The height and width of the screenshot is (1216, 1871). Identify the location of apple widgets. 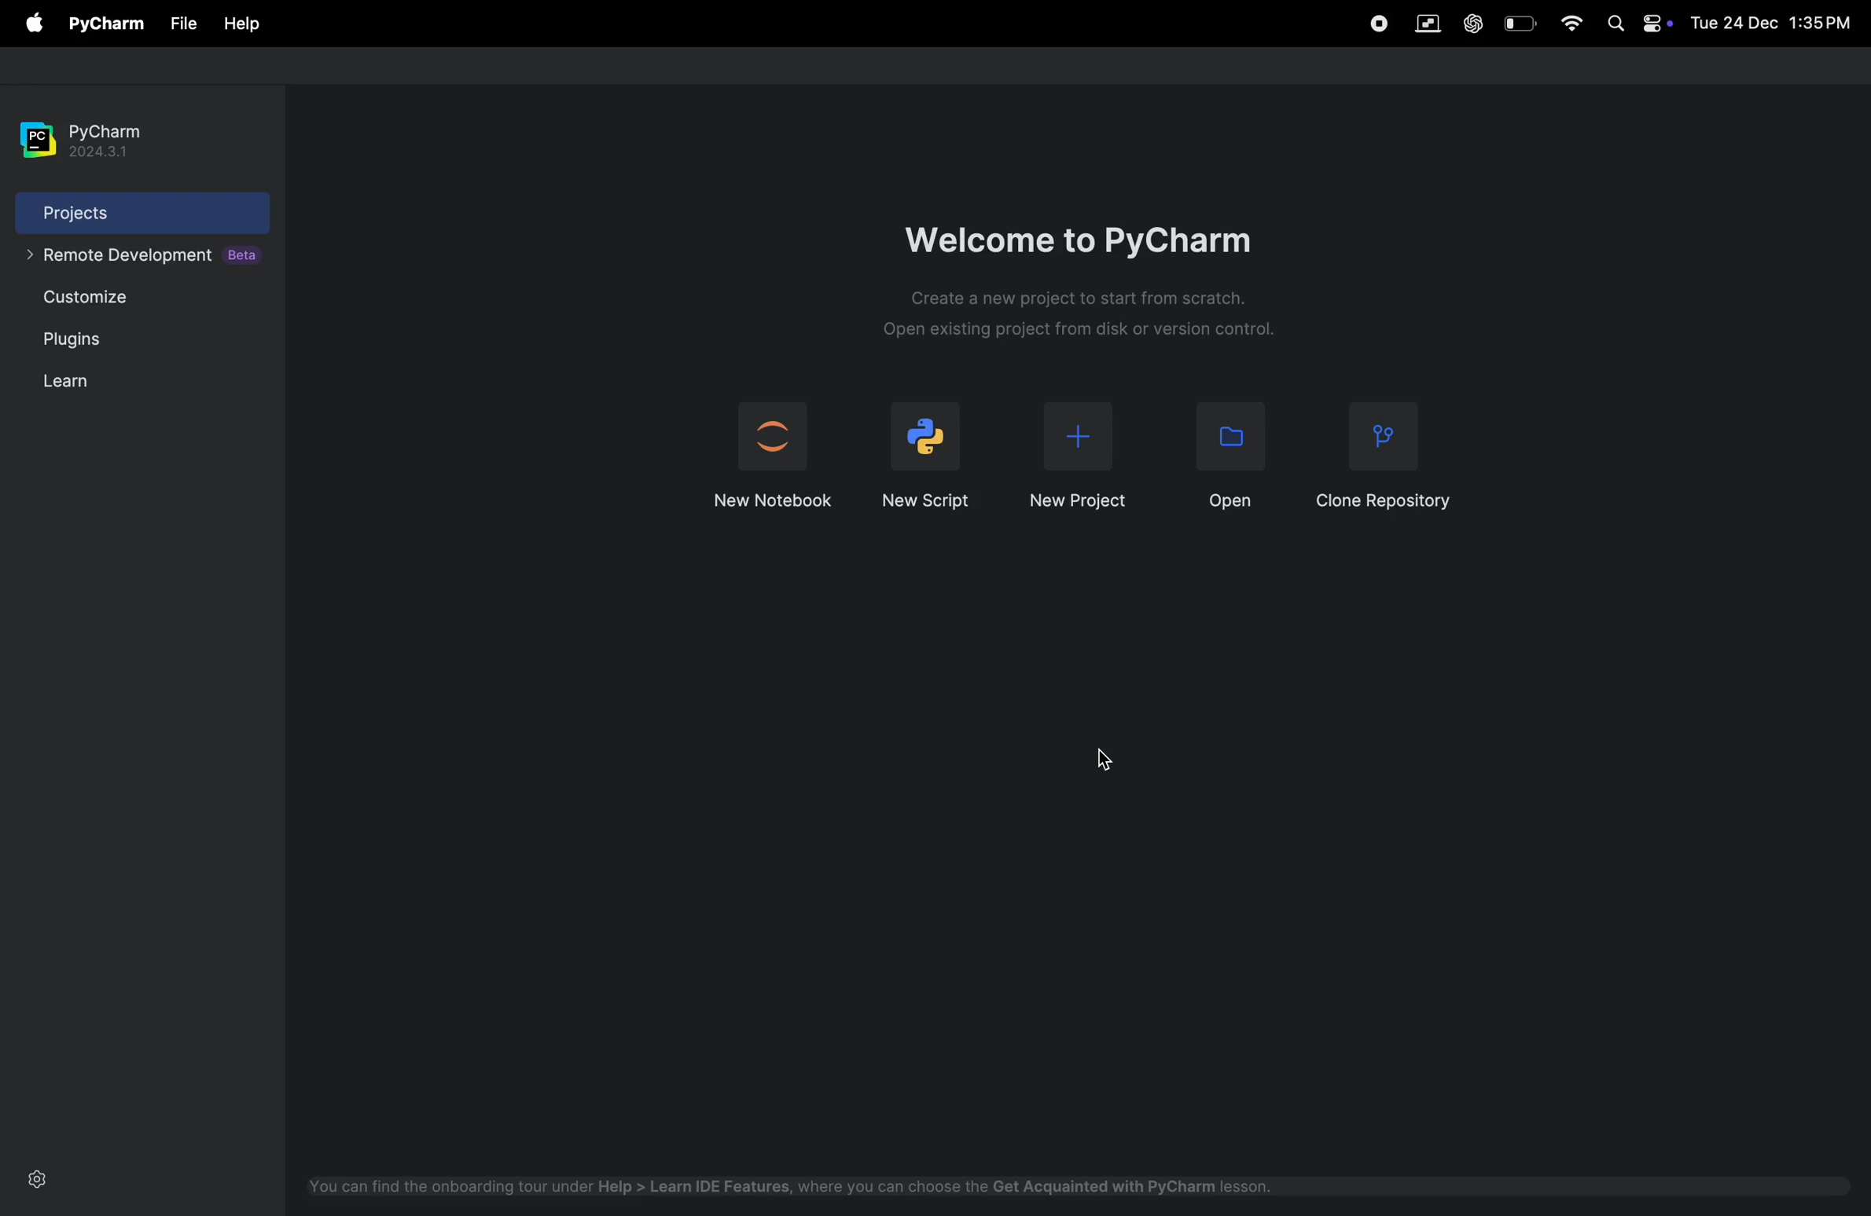
(1655, 21).